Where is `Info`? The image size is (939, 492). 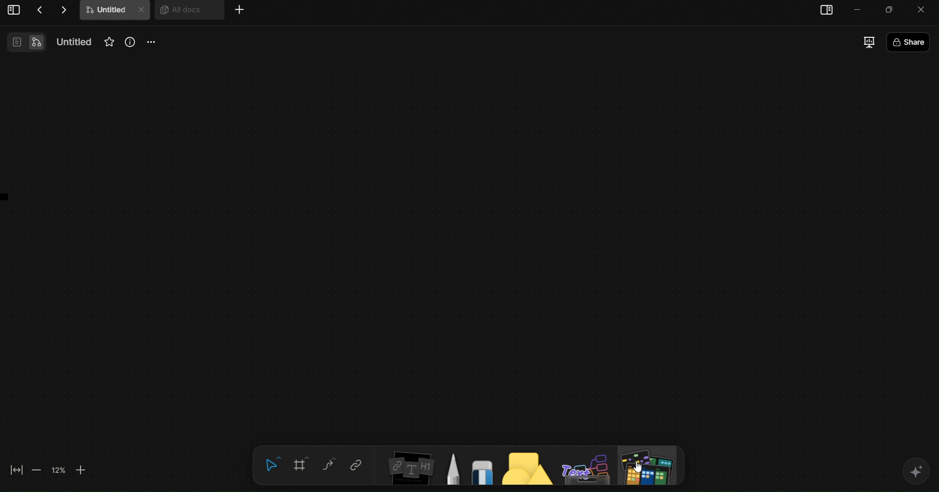
Info is located at coordinates (131, 43).